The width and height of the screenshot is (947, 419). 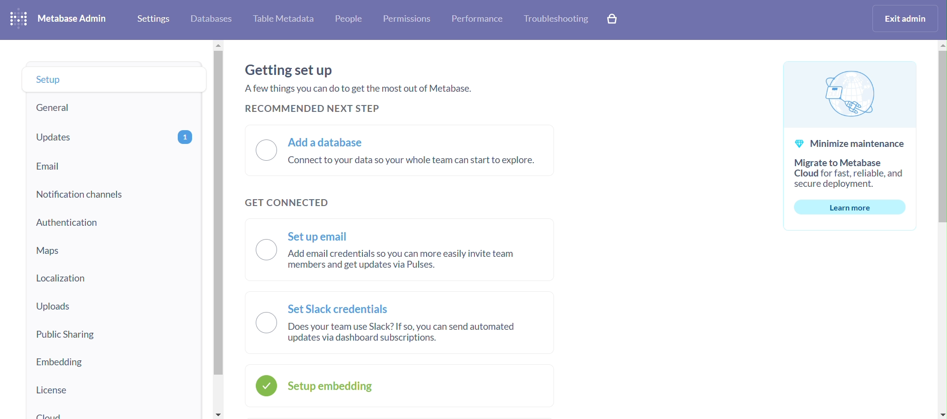 What do you see at coordinates (558, 20) in the screenshot?
I see `troubleshooting` at bounding box center [558, 20].